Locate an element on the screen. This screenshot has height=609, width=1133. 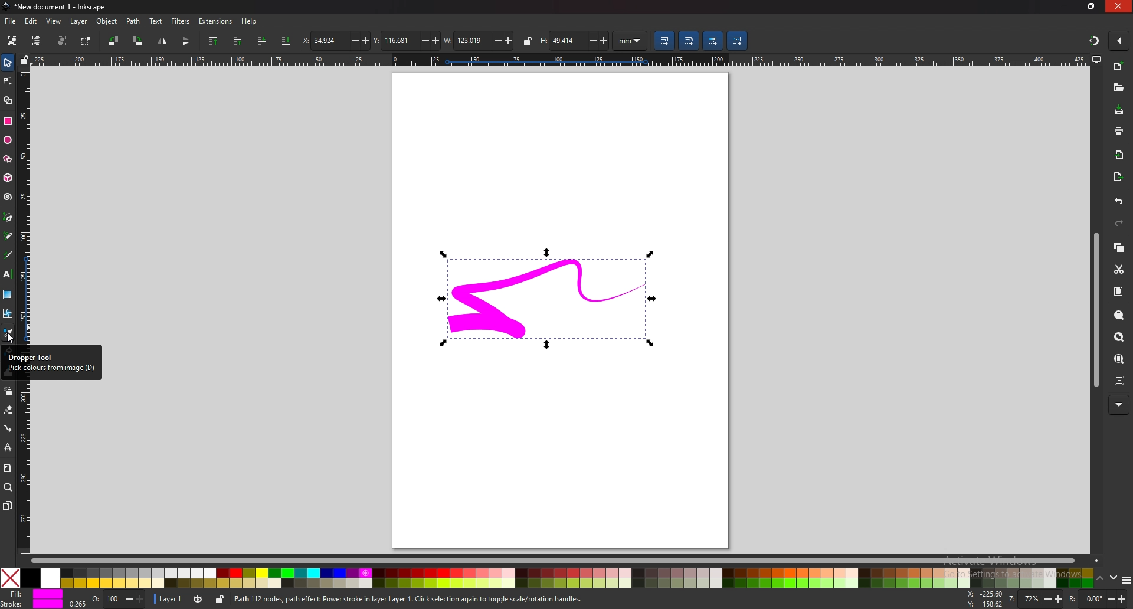
tooltip is located at coordinates (53, 361).